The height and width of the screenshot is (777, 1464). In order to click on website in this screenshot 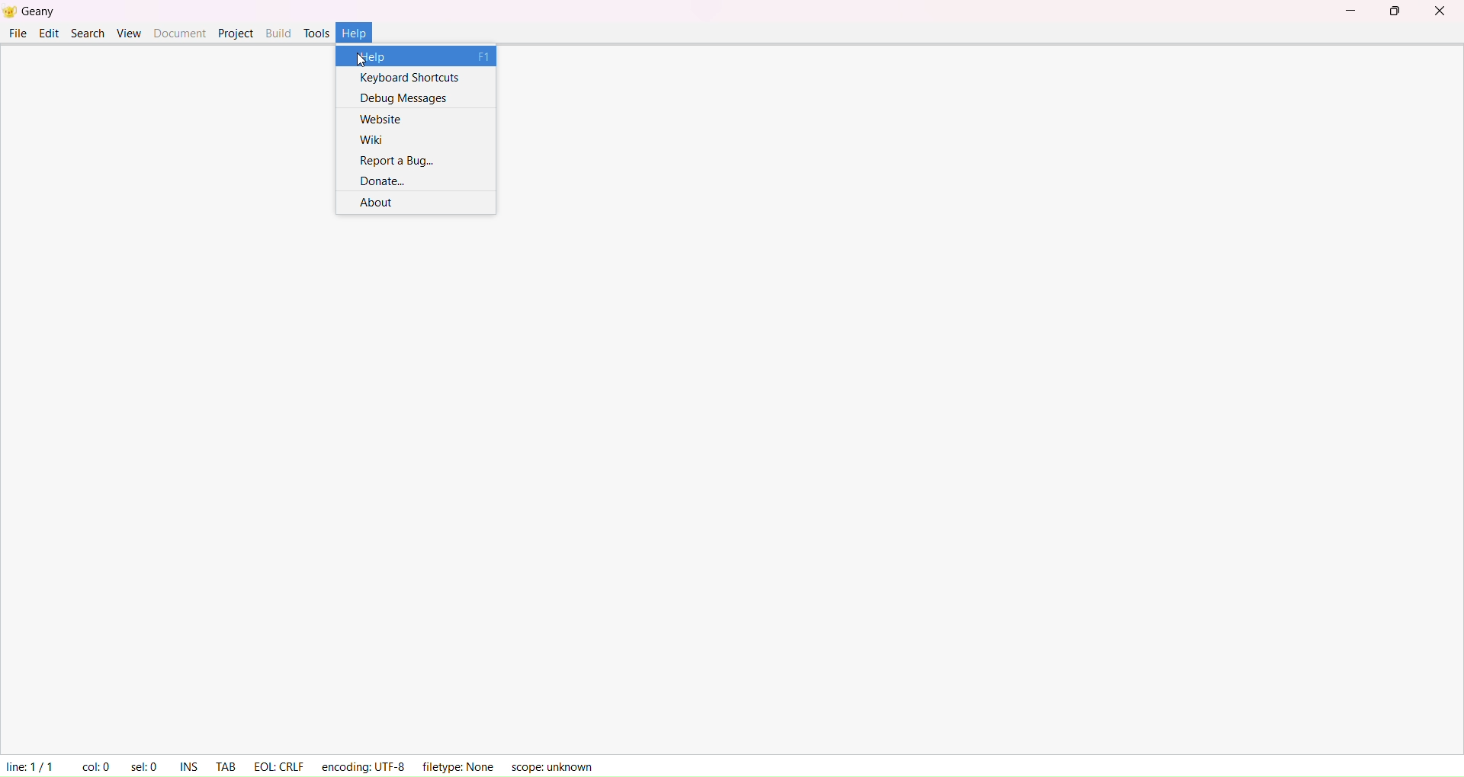, I will do `click(383, 117)`.